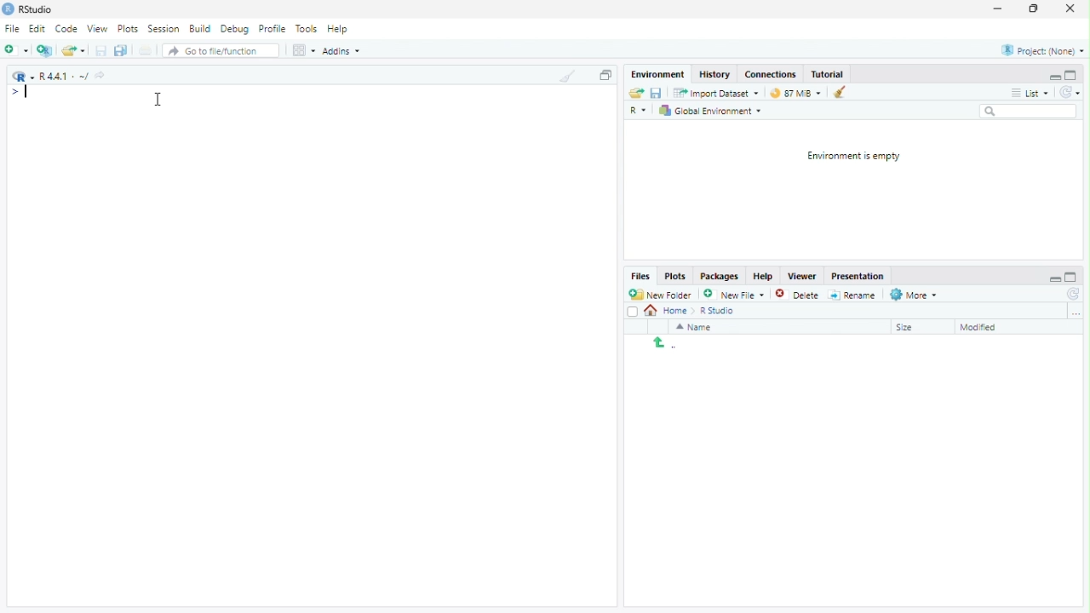 Image resolution: width=1090 pixels, height=613 pixels. Describe the element at coordinates (101, 50) in the screenshot. I see `Save` at that location.